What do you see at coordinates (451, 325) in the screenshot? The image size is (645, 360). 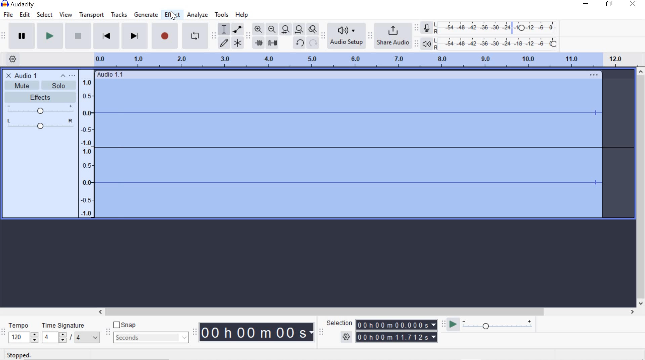 I see `Play-at-speed` at bounding box center [451, 325].